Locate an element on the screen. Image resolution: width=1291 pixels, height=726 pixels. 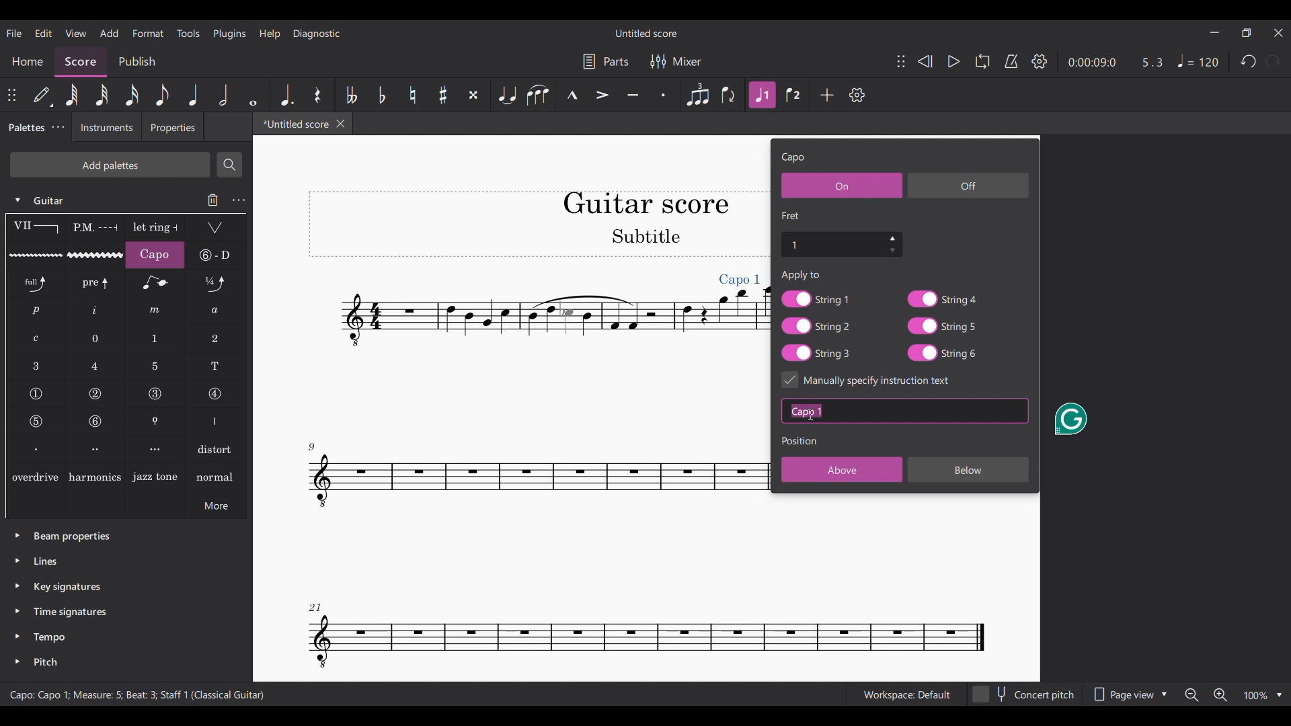
String 4 toggle is located at coordinates (941, 298).